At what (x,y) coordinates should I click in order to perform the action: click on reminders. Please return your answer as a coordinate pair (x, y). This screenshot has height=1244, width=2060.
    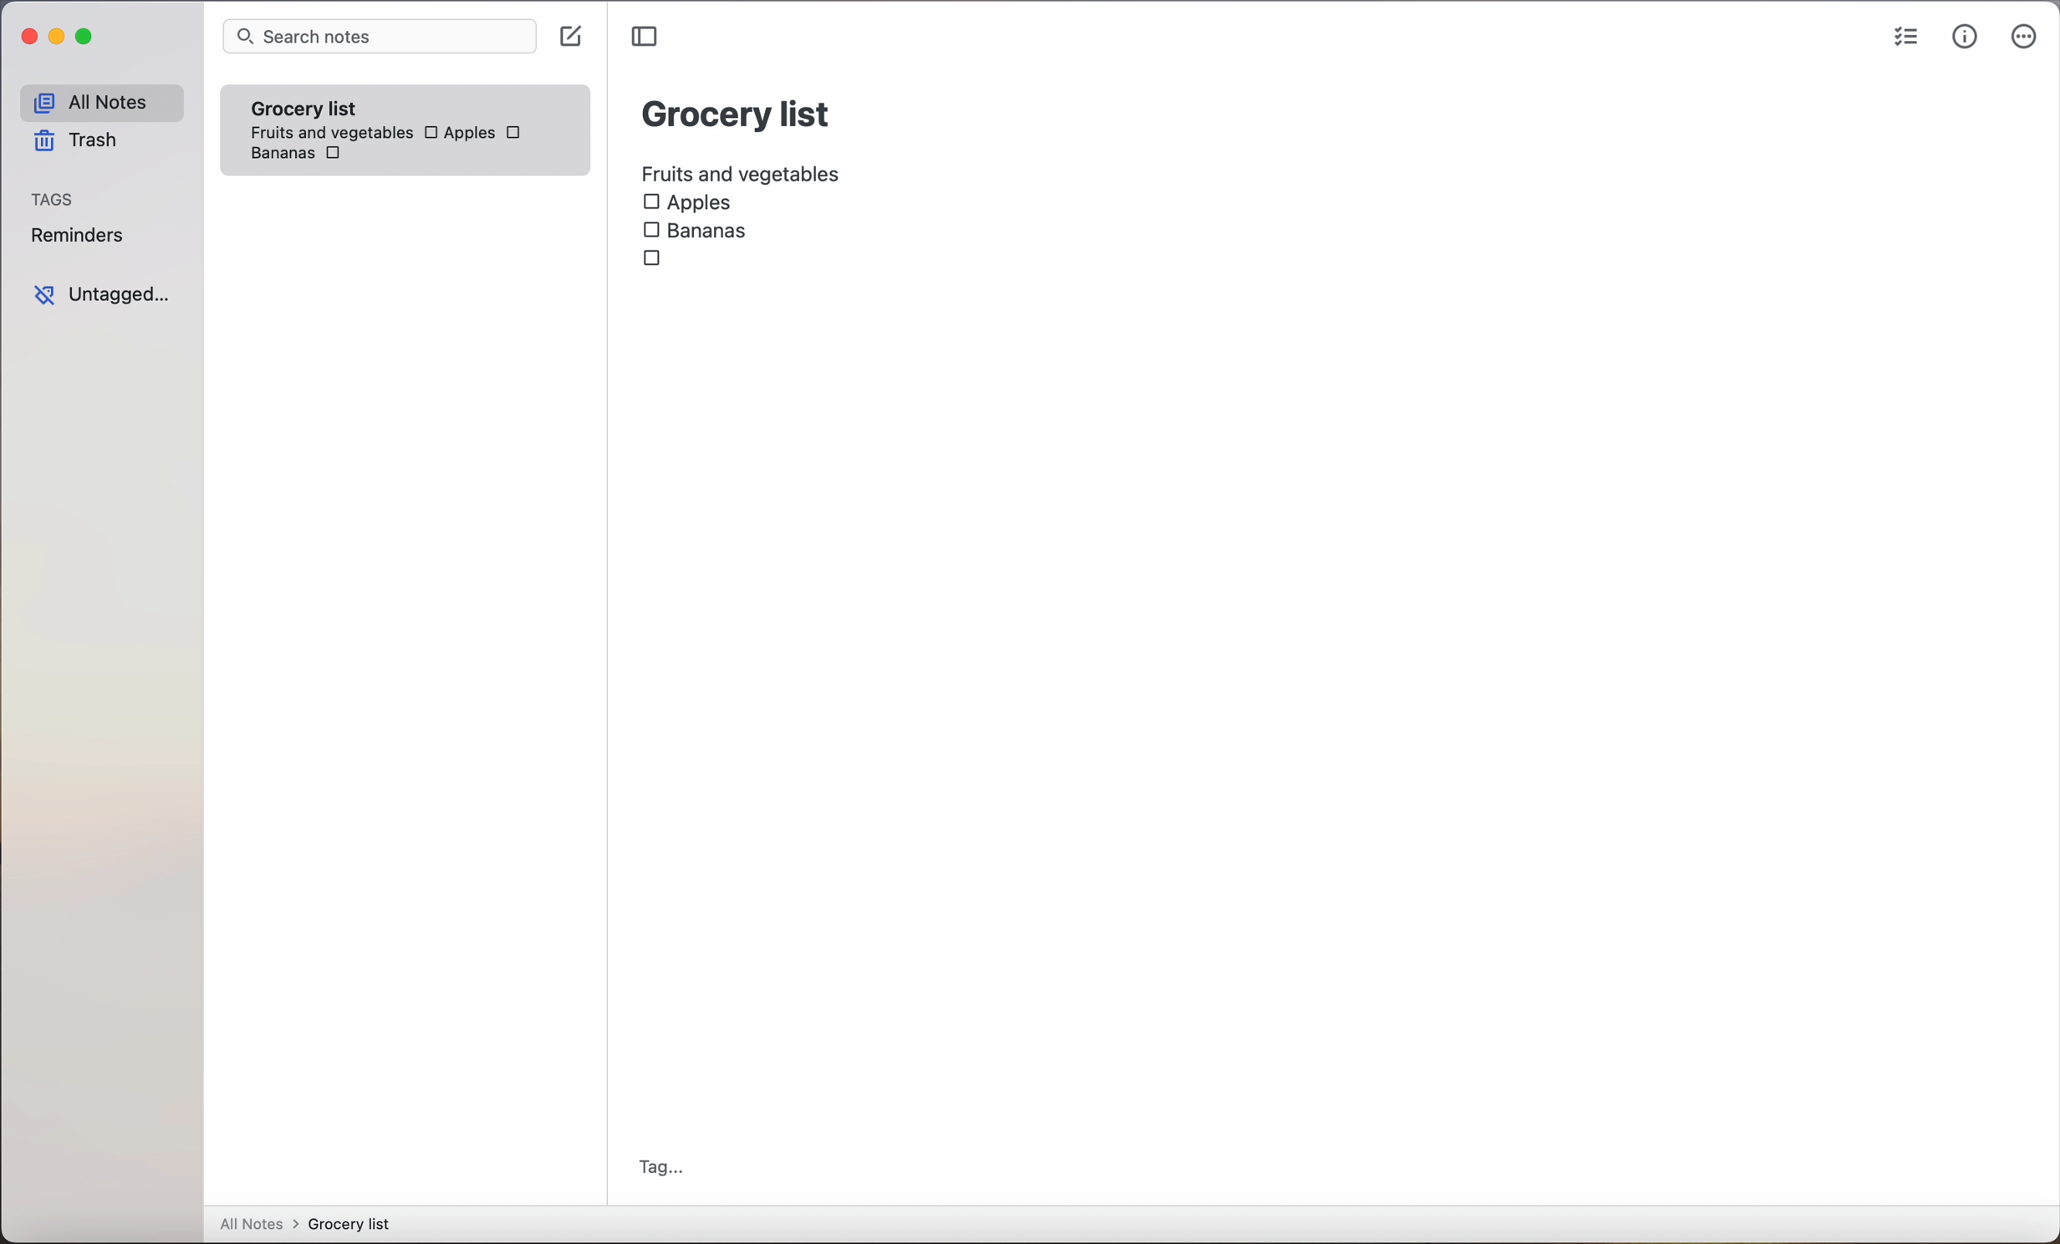
    Looking at the image, I should click on (76, 238).